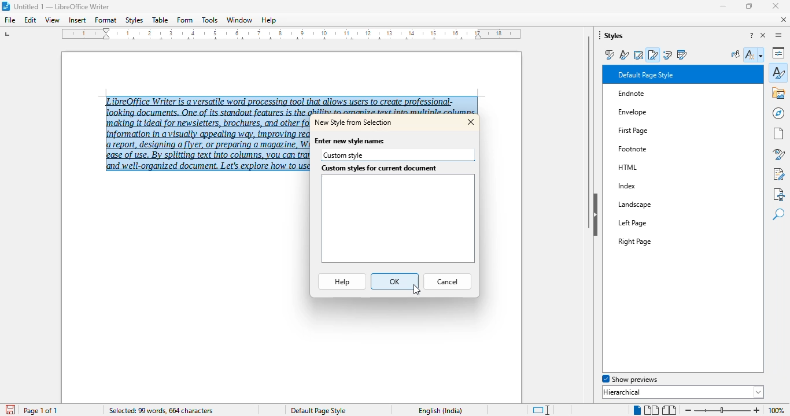 The image size is (790, 416). What do you see at coordinates (647, 204) in the screenshot?
I see ` Landscape` at bounding box center [647, 204].